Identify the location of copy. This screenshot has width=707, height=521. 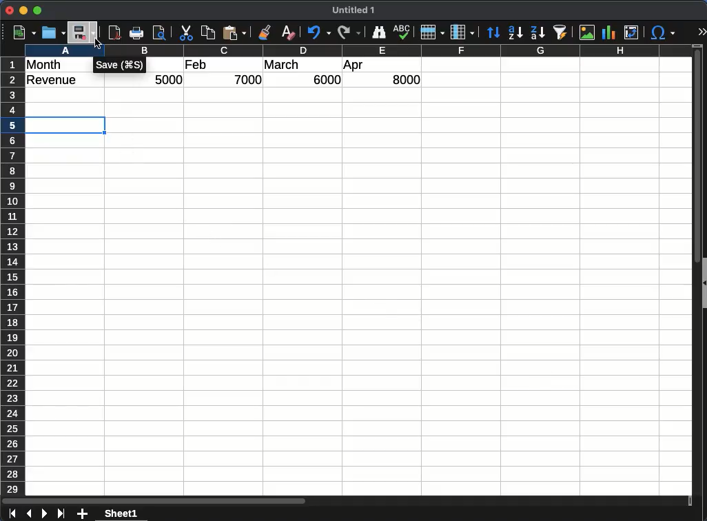
(209, 33).